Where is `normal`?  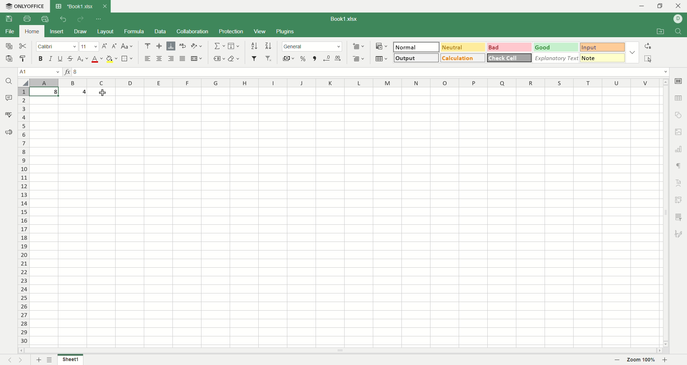 normal is located at coordinates (417, 47).